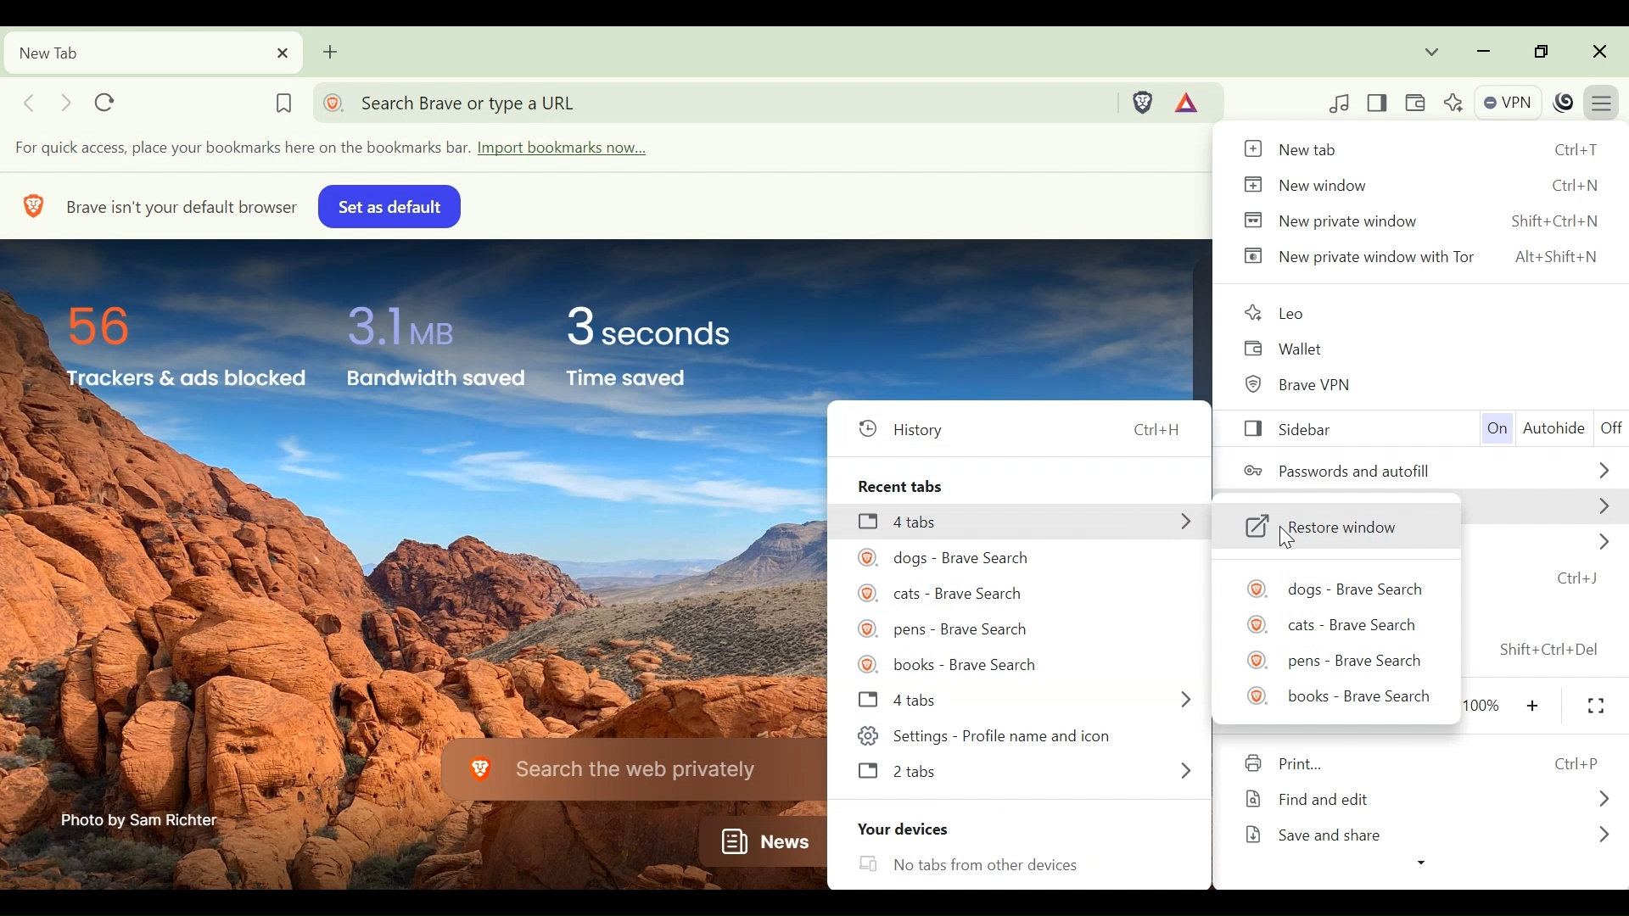 The height and width of the screenshot is (916, 1629). Describe the element at coordinates (1558, 260) in the screenshot. I see `Alt+Shift+N` at that location.